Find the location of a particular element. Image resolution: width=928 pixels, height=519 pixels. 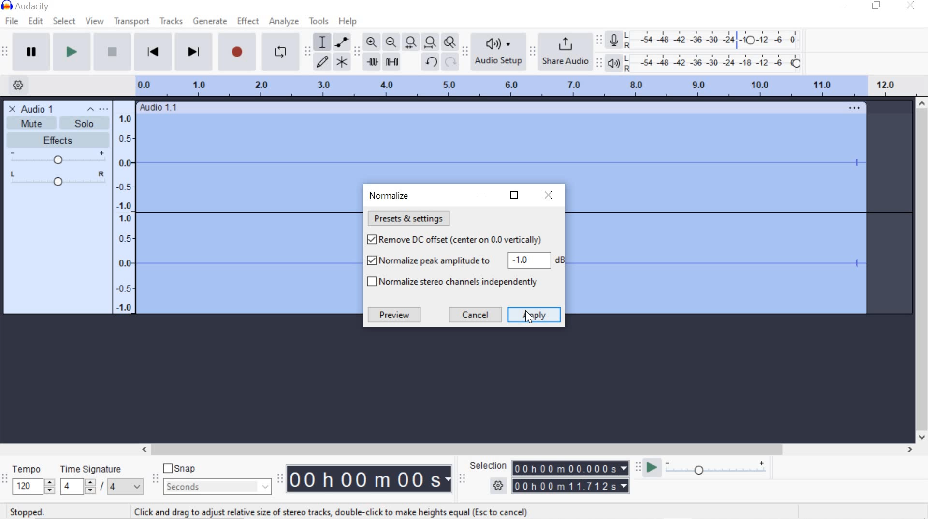

Normalize peak amplitude is located at coordinates (464, 260).